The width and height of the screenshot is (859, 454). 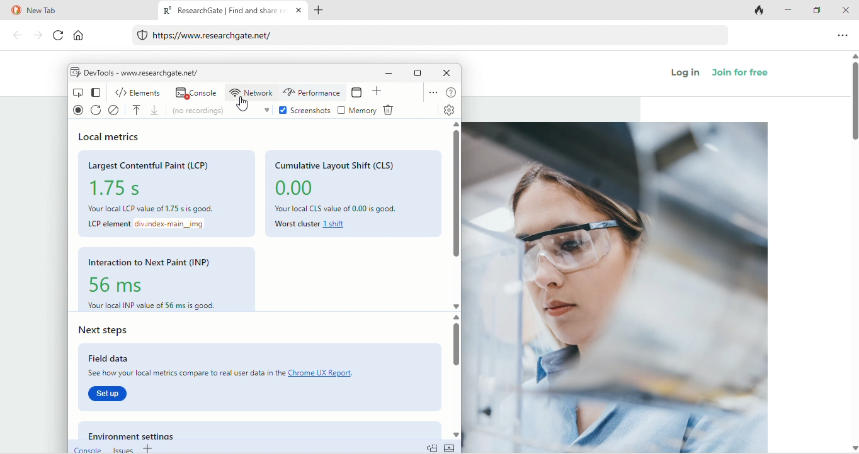 I want to click on record, so click(x=76, y=111).